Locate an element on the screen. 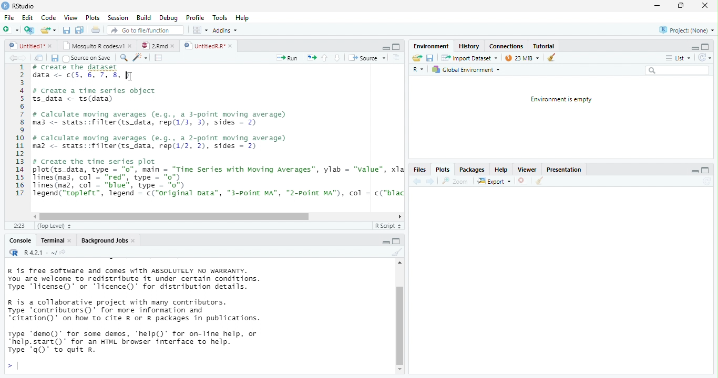  23 MiB is located at coordinates (521, 58).